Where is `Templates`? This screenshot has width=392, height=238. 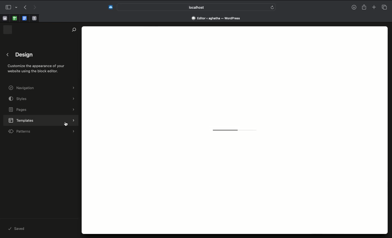 Templates is located at coordinates (41, 120).